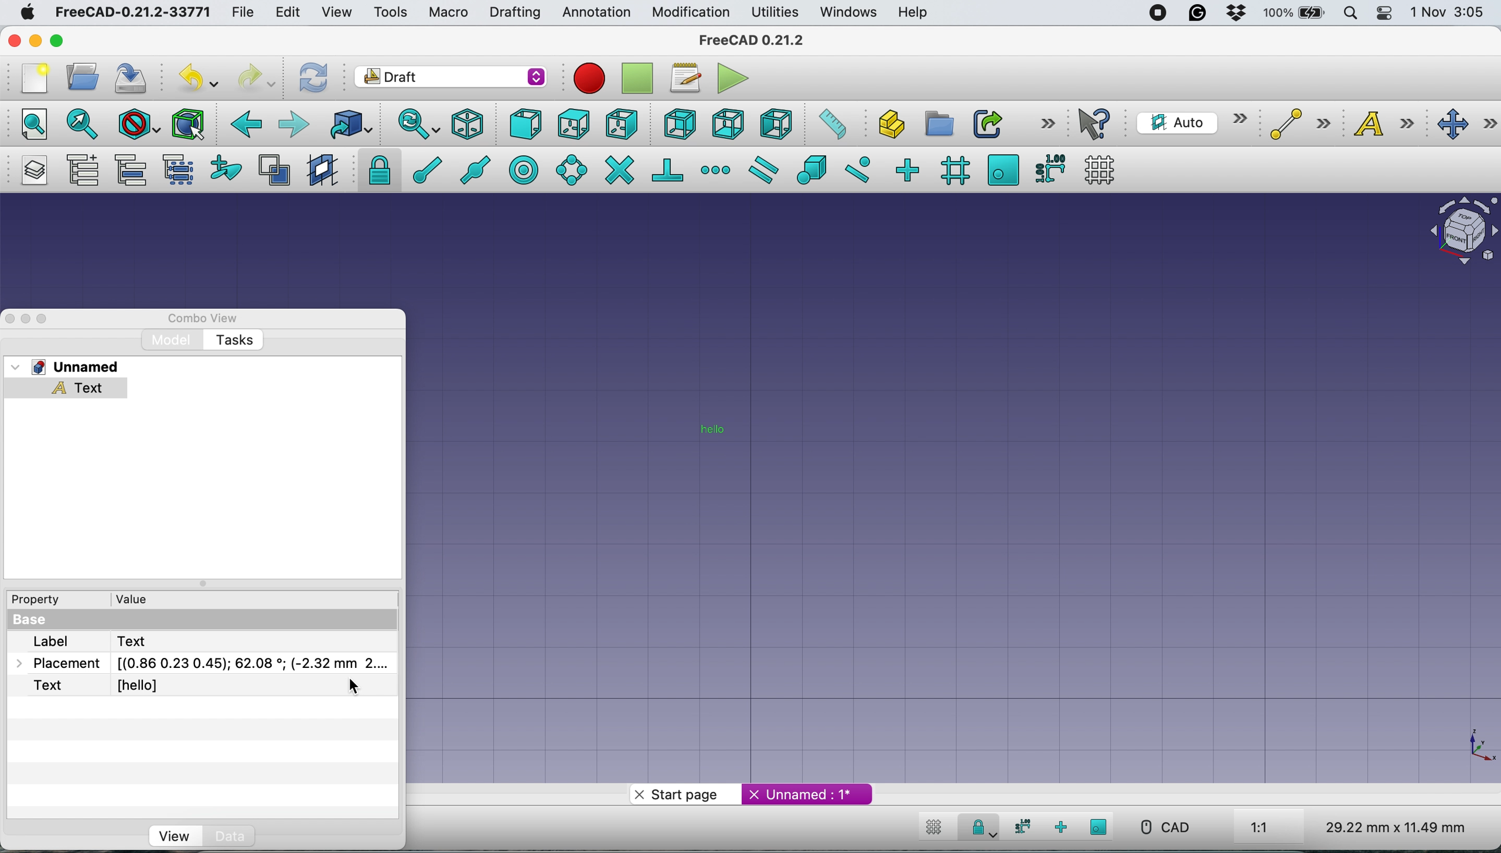 Image resolution: width=1501 pixels, height=853 pixels. Describe the element at coordinates (574, 123) in the screenshot. I see `top` at that location.